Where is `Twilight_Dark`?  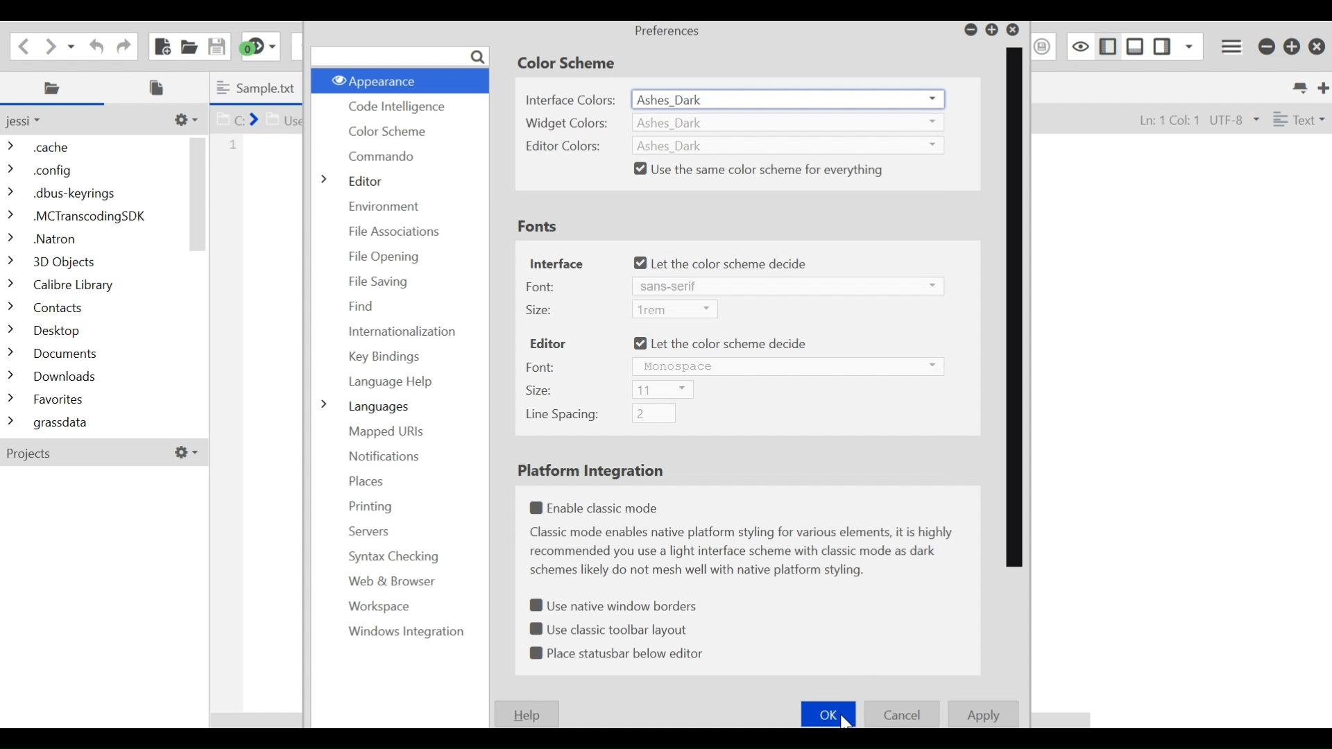
Twilight_Dark is located at coordinates (789, 261).